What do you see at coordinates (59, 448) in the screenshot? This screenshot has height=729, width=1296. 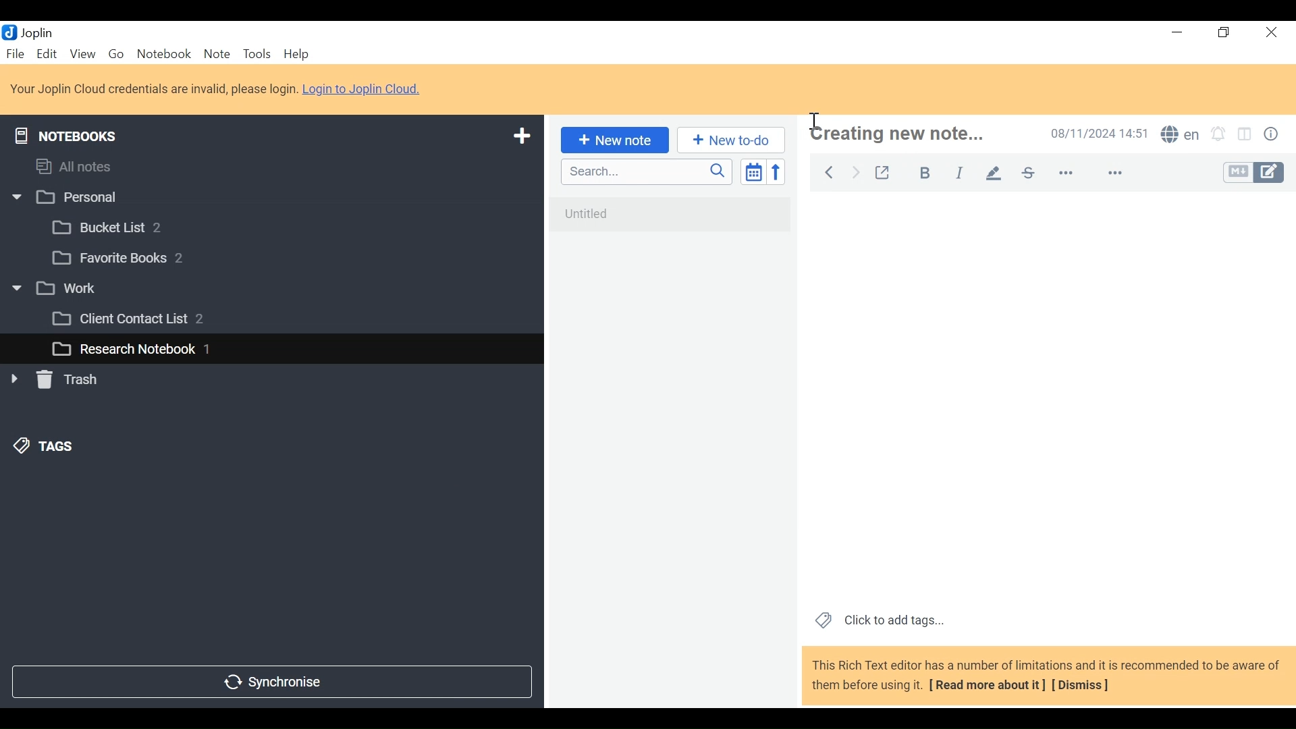 I see `&) TAGS` at bounding box center [59, 448].